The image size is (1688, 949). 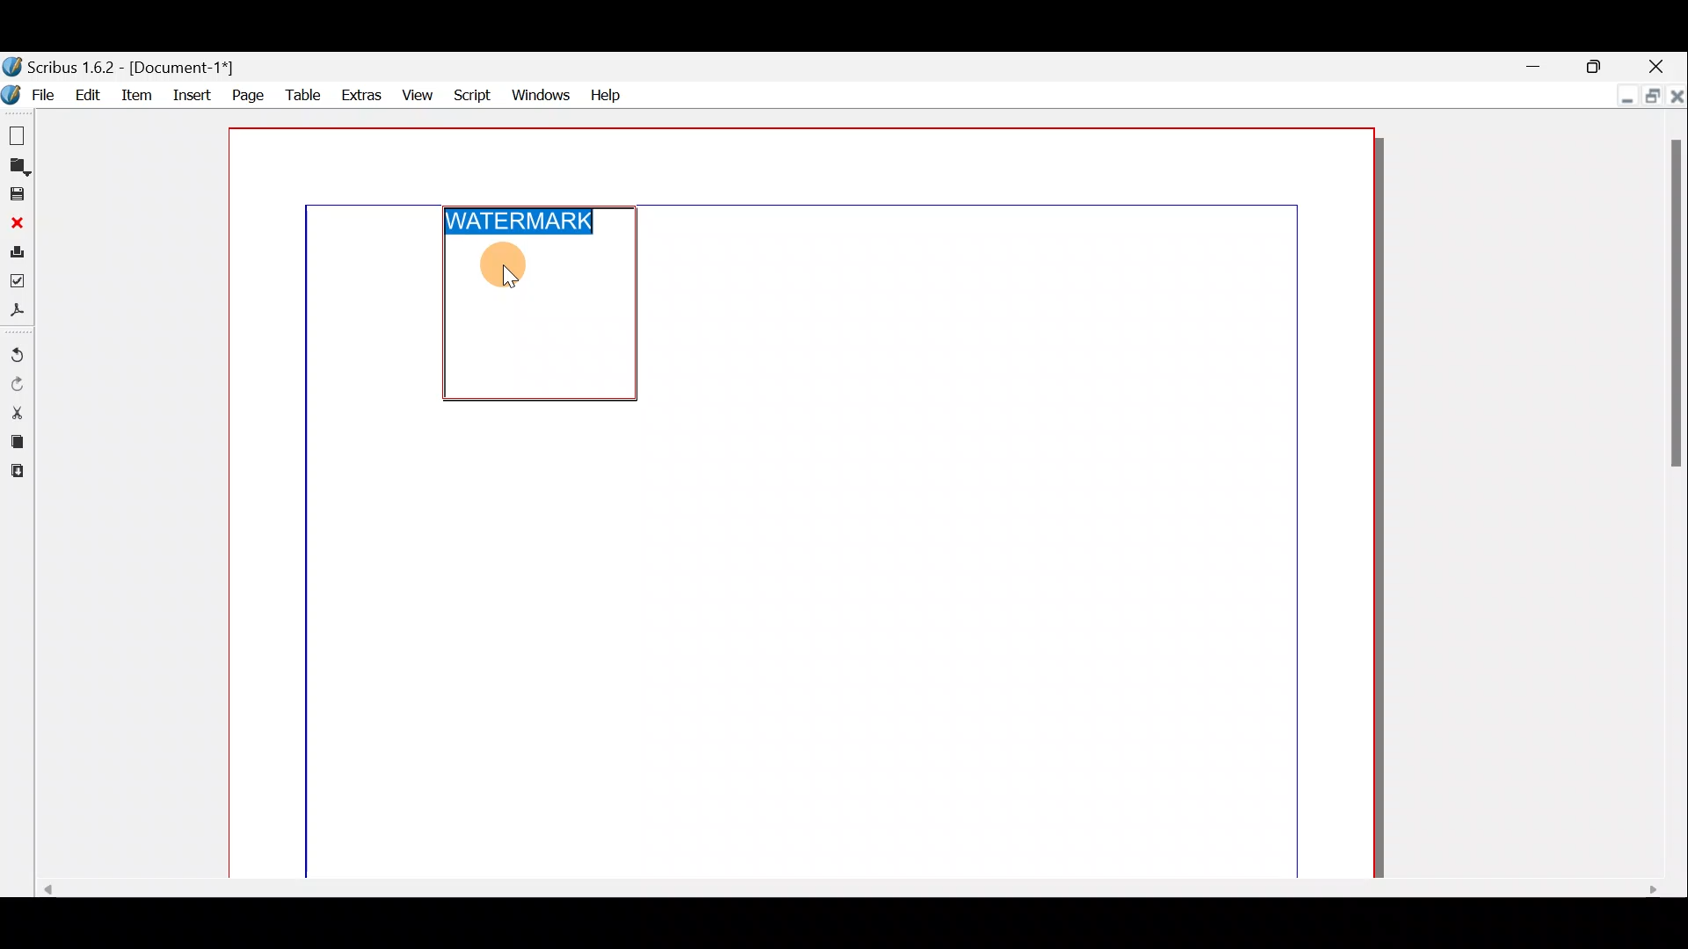 What do you see at coordinates (17, 385) in the screenshot?
I see `Redo` at bounding box center [17, 385].